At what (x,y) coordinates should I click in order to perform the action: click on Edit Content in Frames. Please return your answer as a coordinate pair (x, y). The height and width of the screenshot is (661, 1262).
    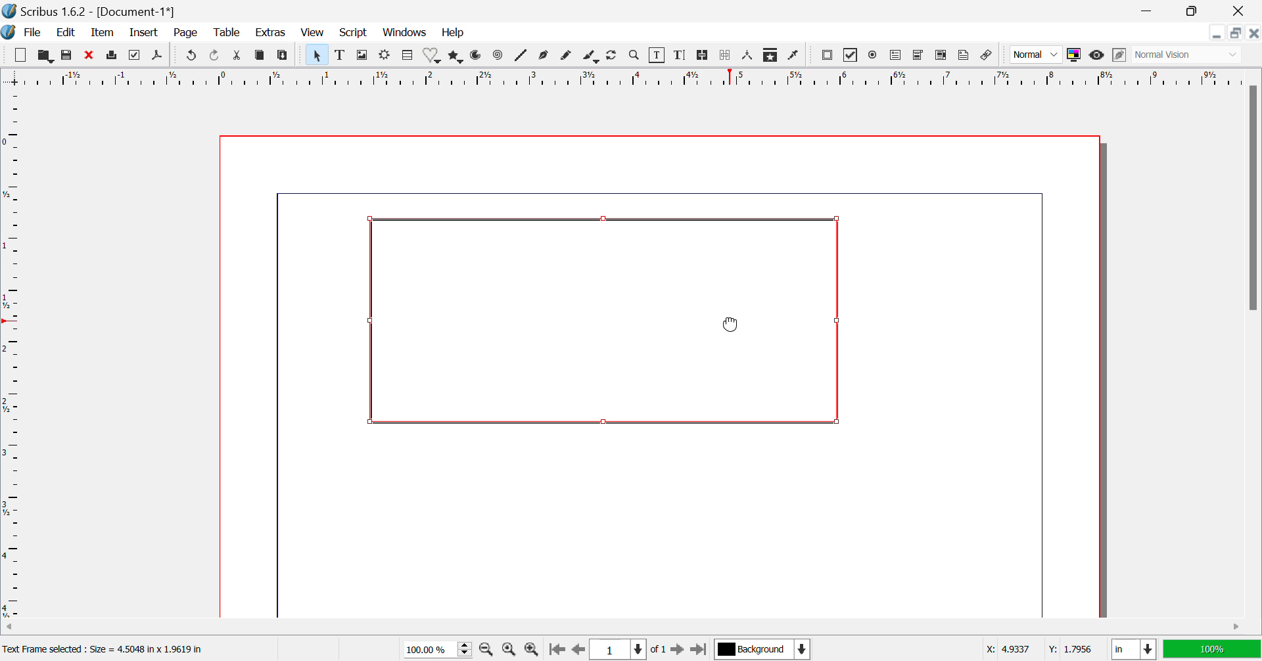
    Looking at the image, I should click on (659, 55).